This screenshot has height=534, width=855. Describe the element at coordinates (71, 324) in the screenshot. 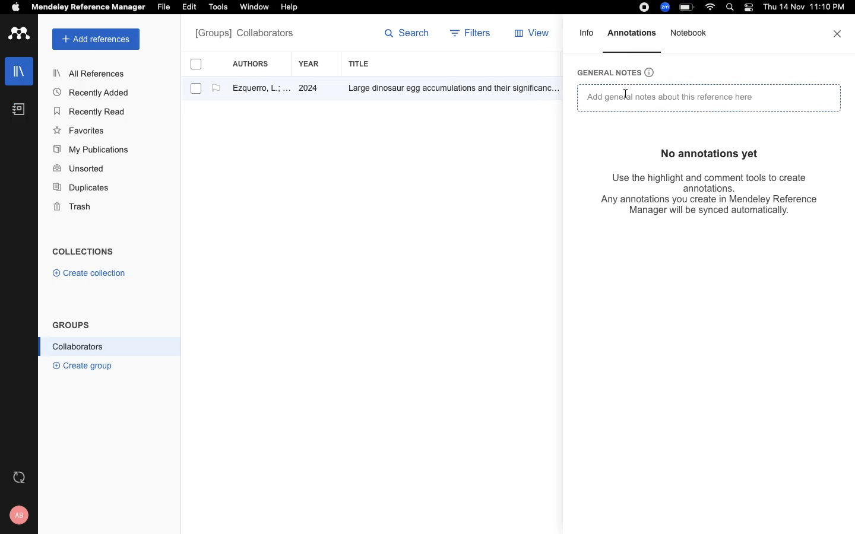

I see `GROUPS` at that location.